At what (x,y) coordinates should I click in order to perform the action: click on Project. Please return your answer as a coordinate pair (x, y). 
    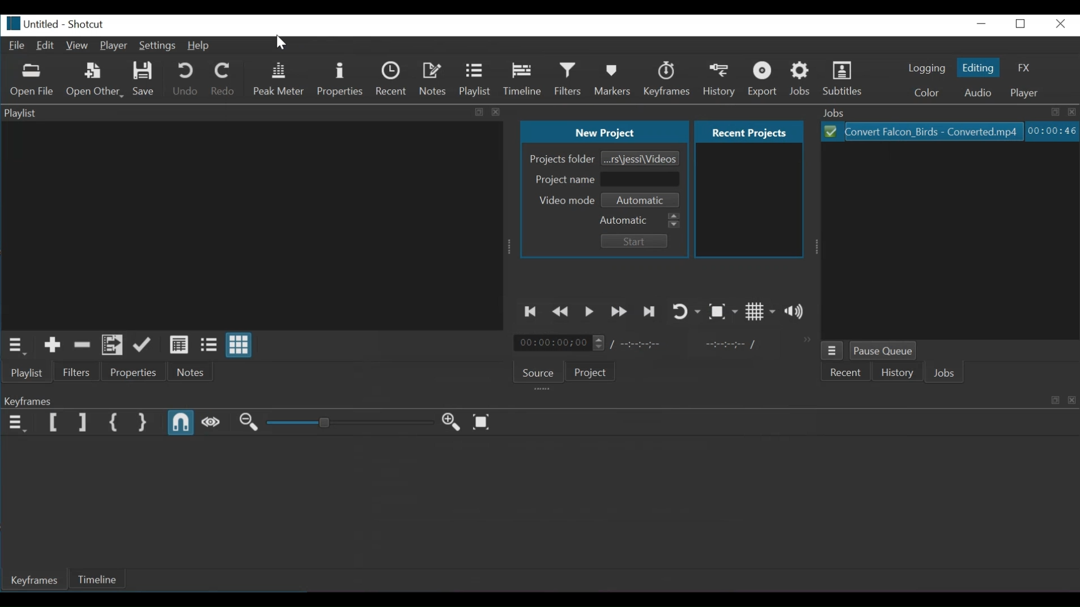
    Looking at the image, I should click on (592, 372).